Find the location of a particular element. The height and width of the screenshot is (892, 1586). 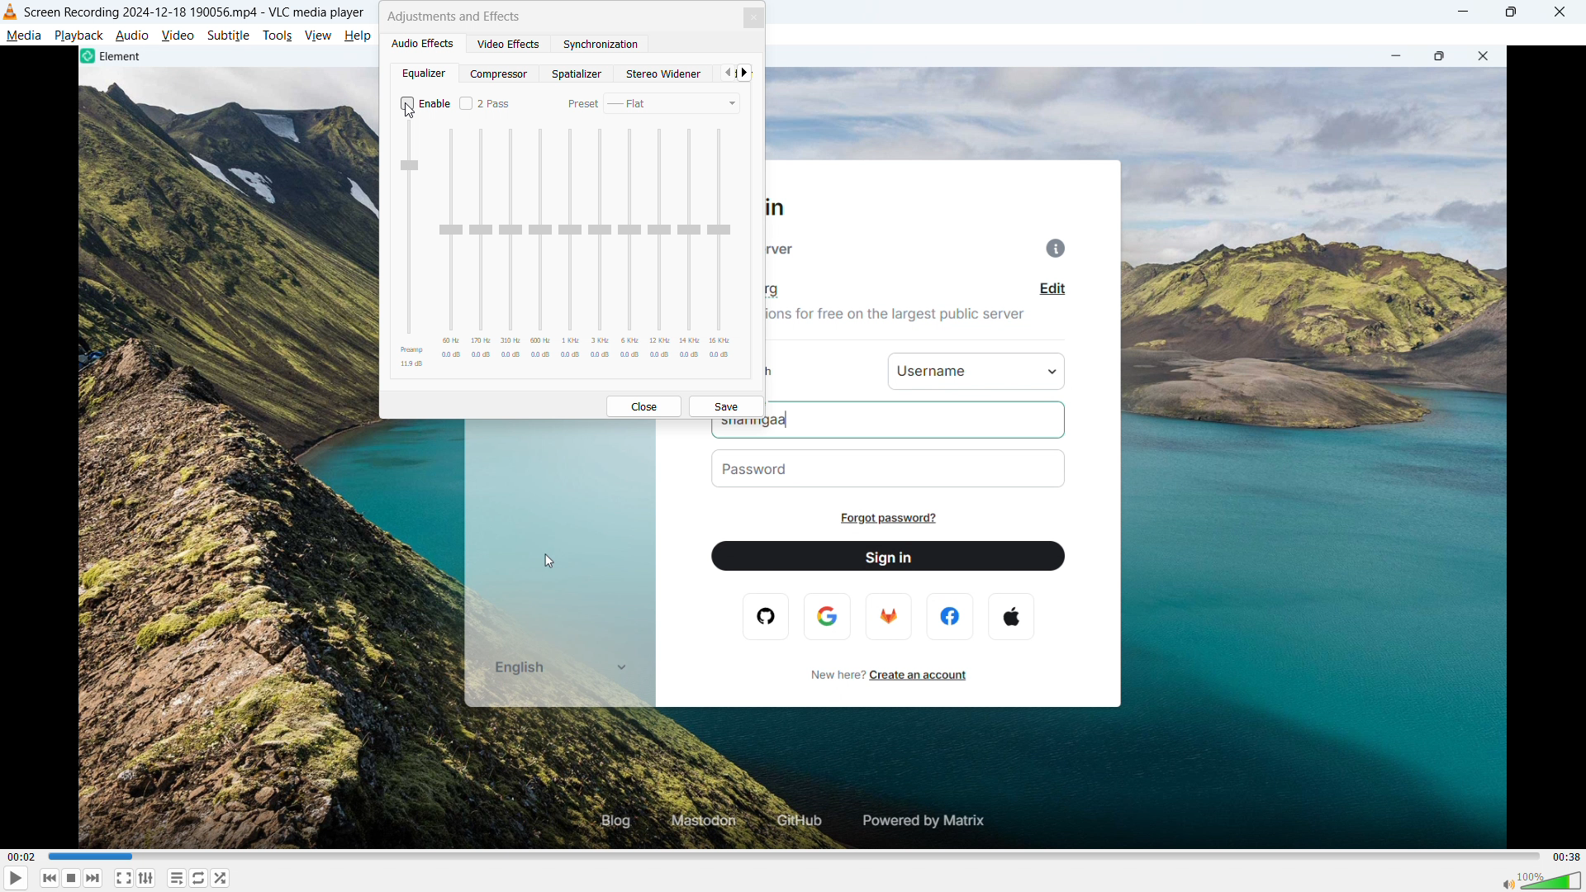

time bar is located at coordinates (791, 855).